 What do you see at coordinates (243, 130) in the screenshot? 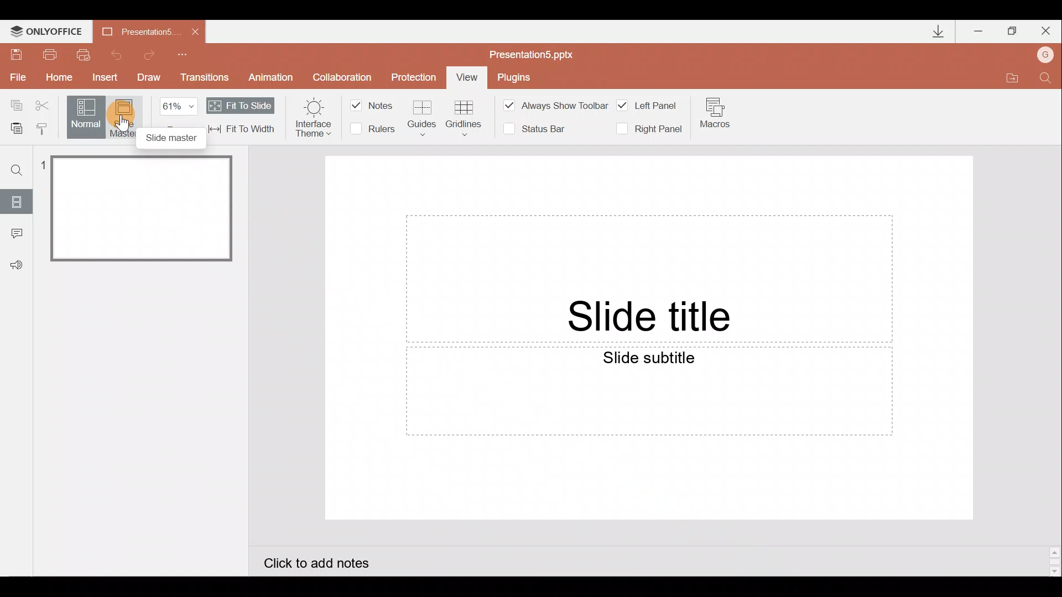
I see `Fit to width` at bounding box center [243, 130].